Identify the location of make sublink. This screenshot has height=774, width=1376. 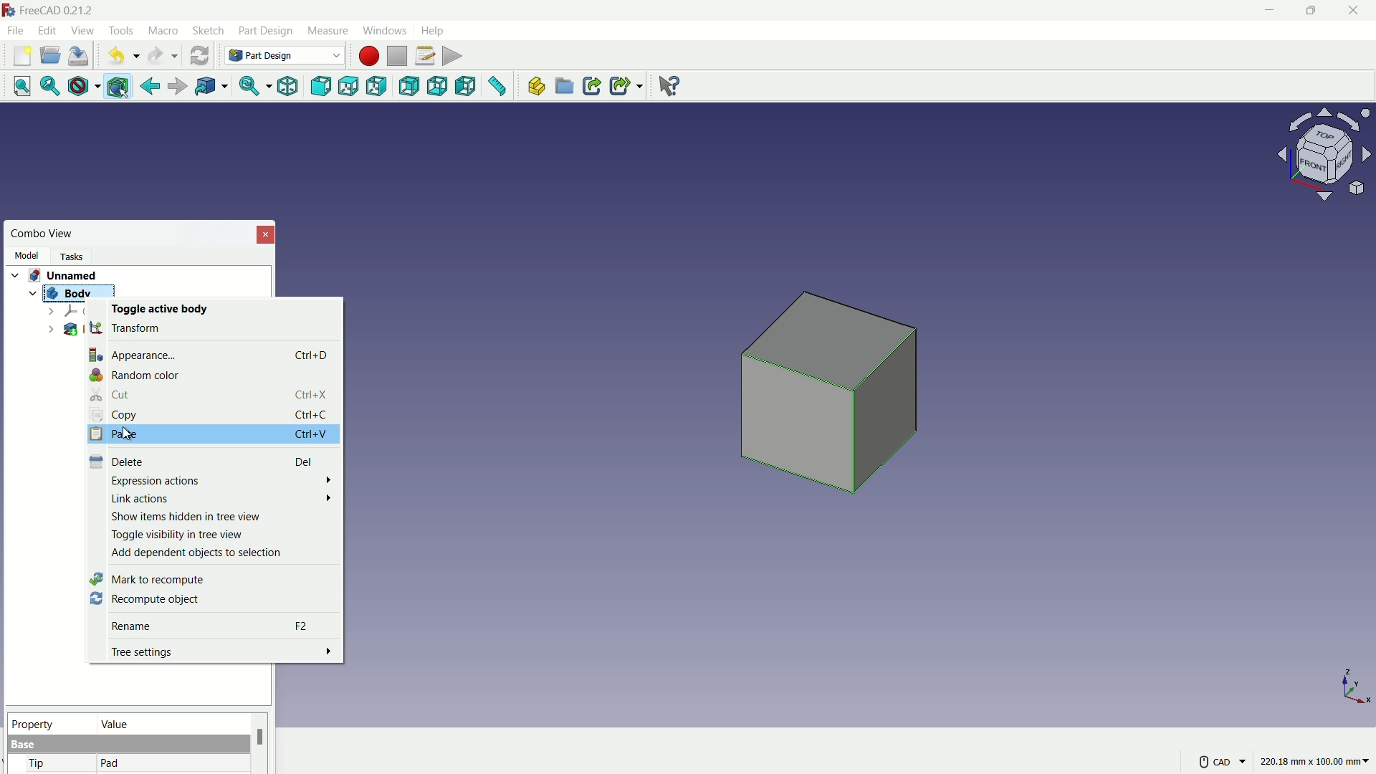
(626, 86).